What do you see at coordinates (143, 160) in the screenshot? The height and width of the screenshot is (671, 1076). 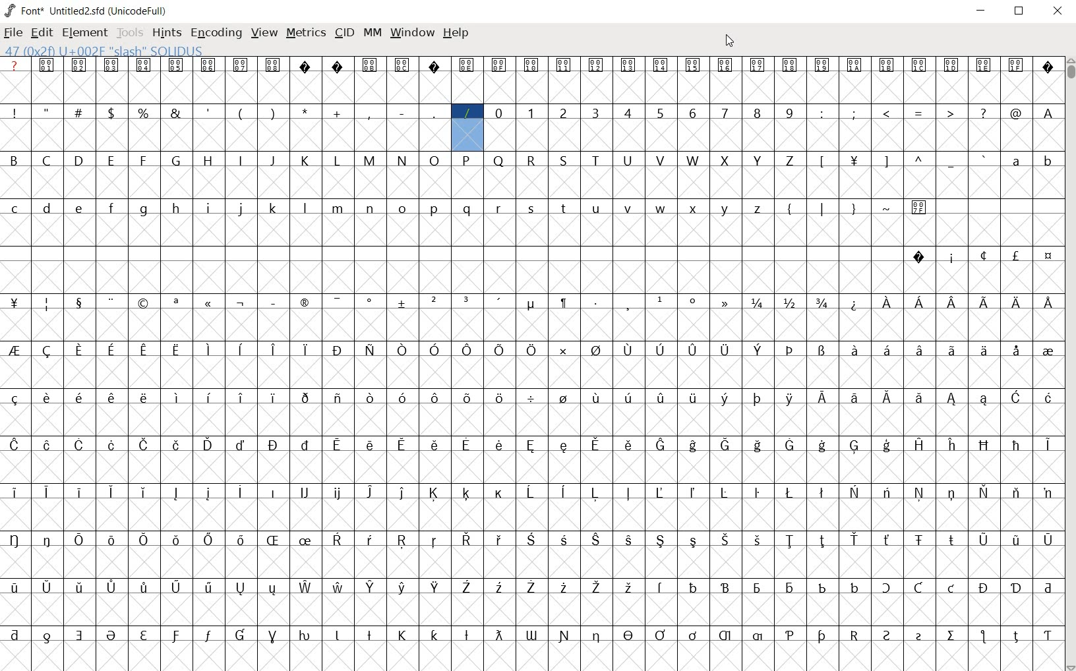 I see `glyph` at bounding box center [143, 160].